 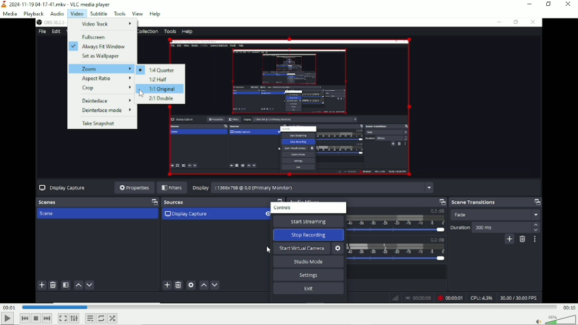 What do you see at coordinates (106, 88) in the screenshot?
I see `Crop` at bounding box center [106, 88].